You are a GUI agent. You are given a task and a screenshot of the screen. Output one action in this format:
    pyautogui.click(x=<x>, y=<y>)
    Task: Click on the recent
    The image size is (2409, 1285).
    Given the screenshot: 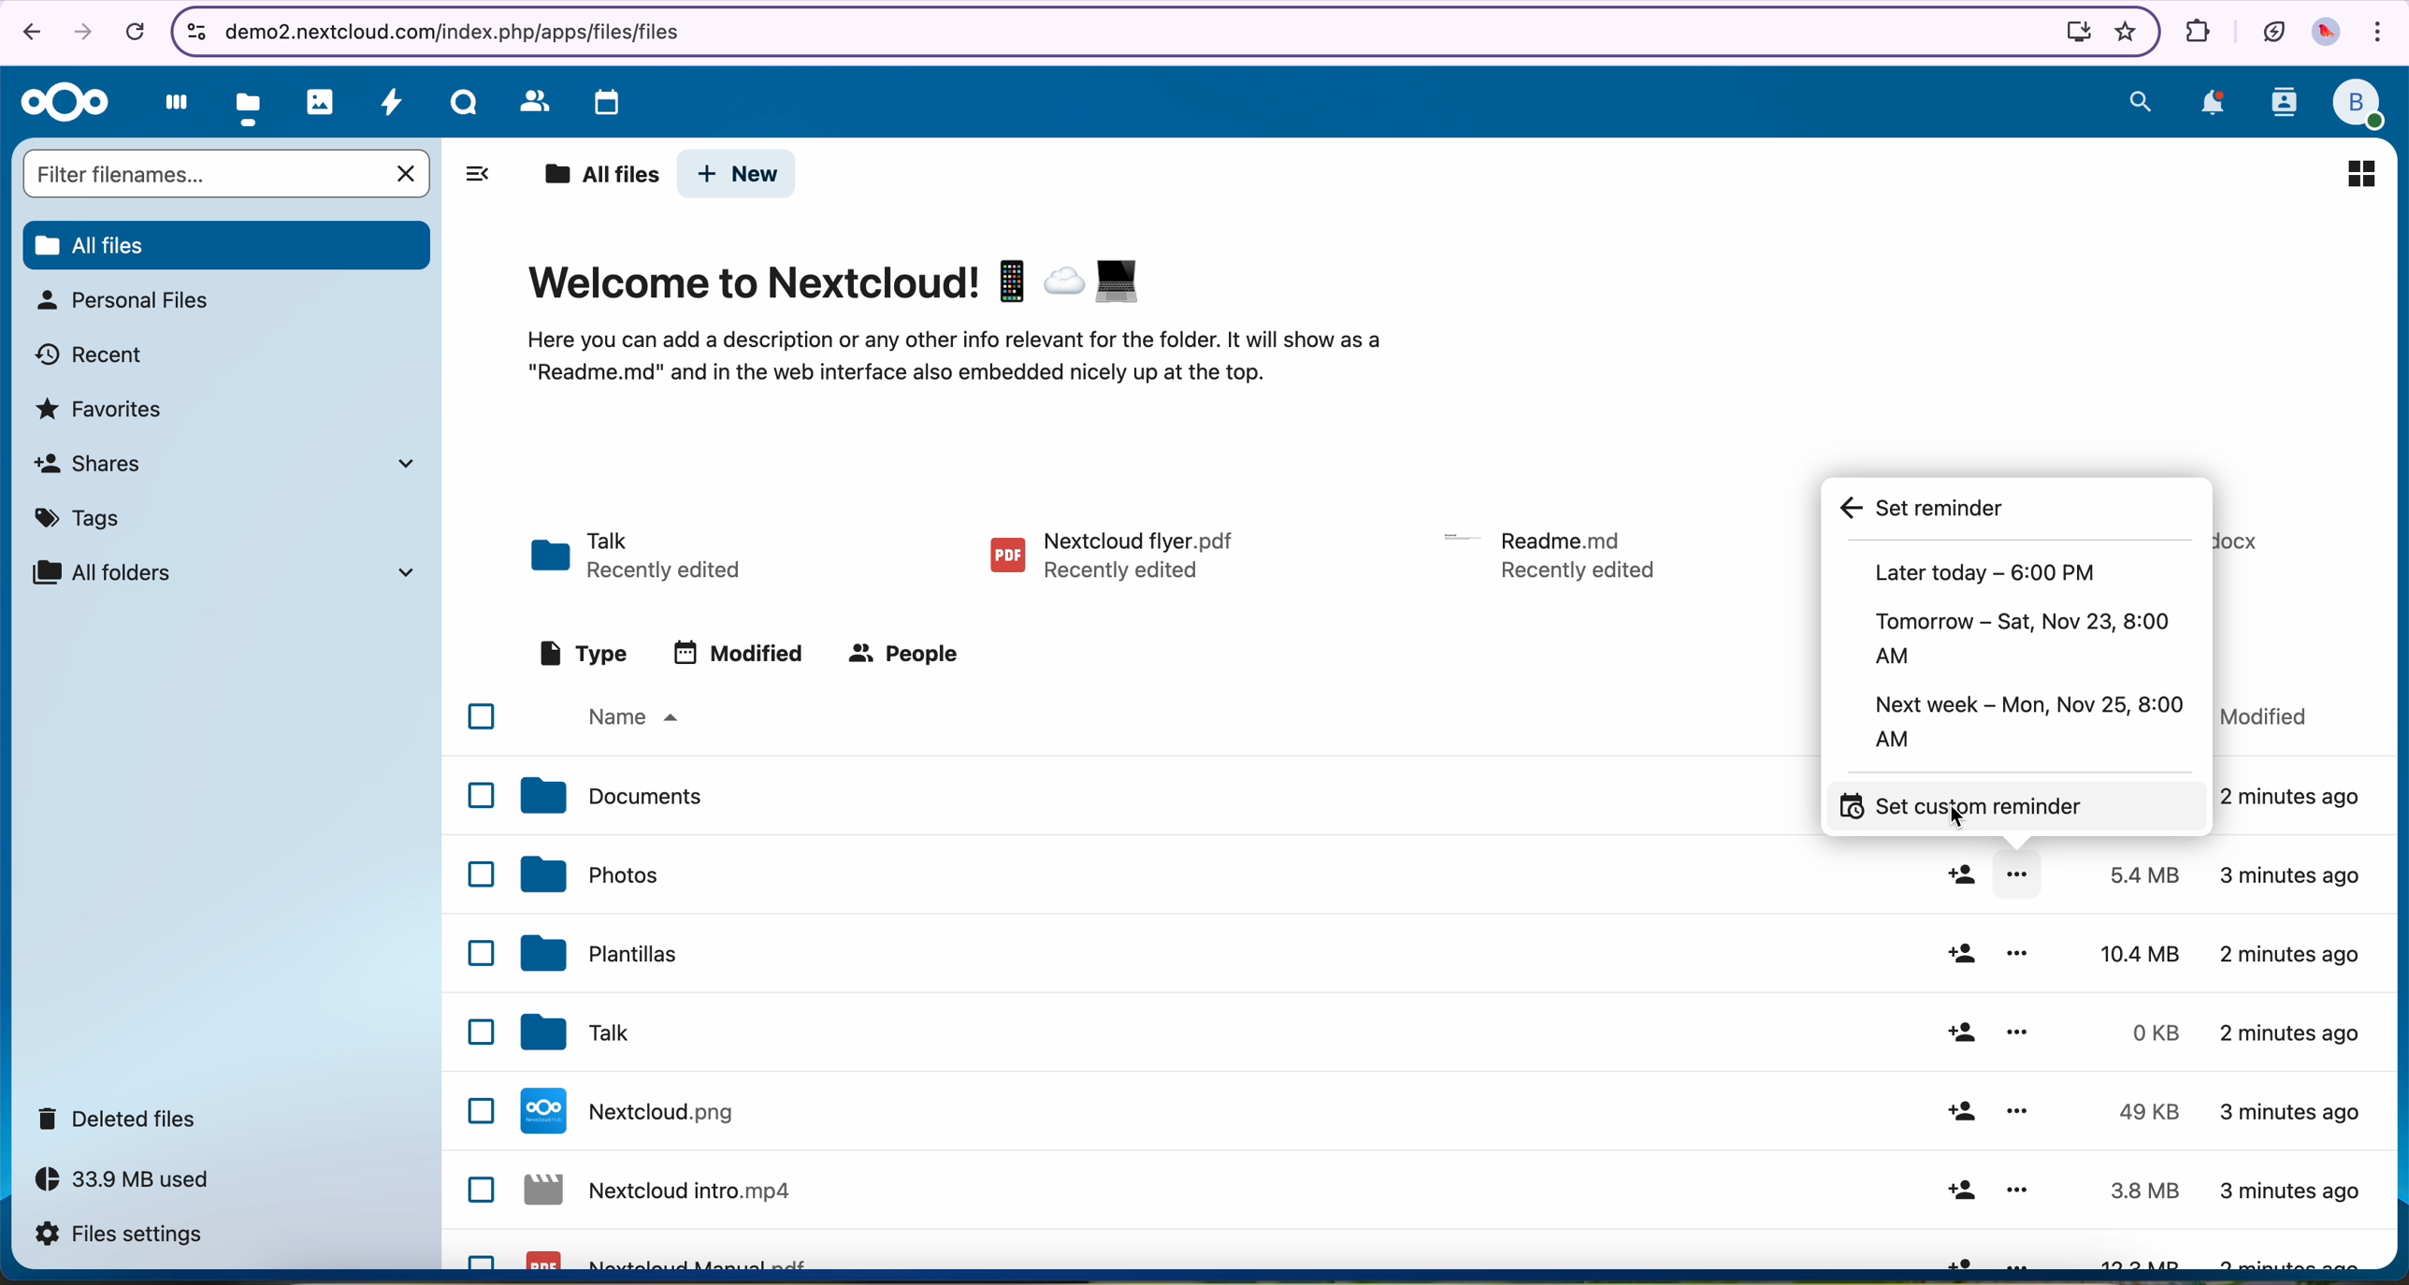 What is the action you would take?
    pyautogui.click(x=94, y=354)
    